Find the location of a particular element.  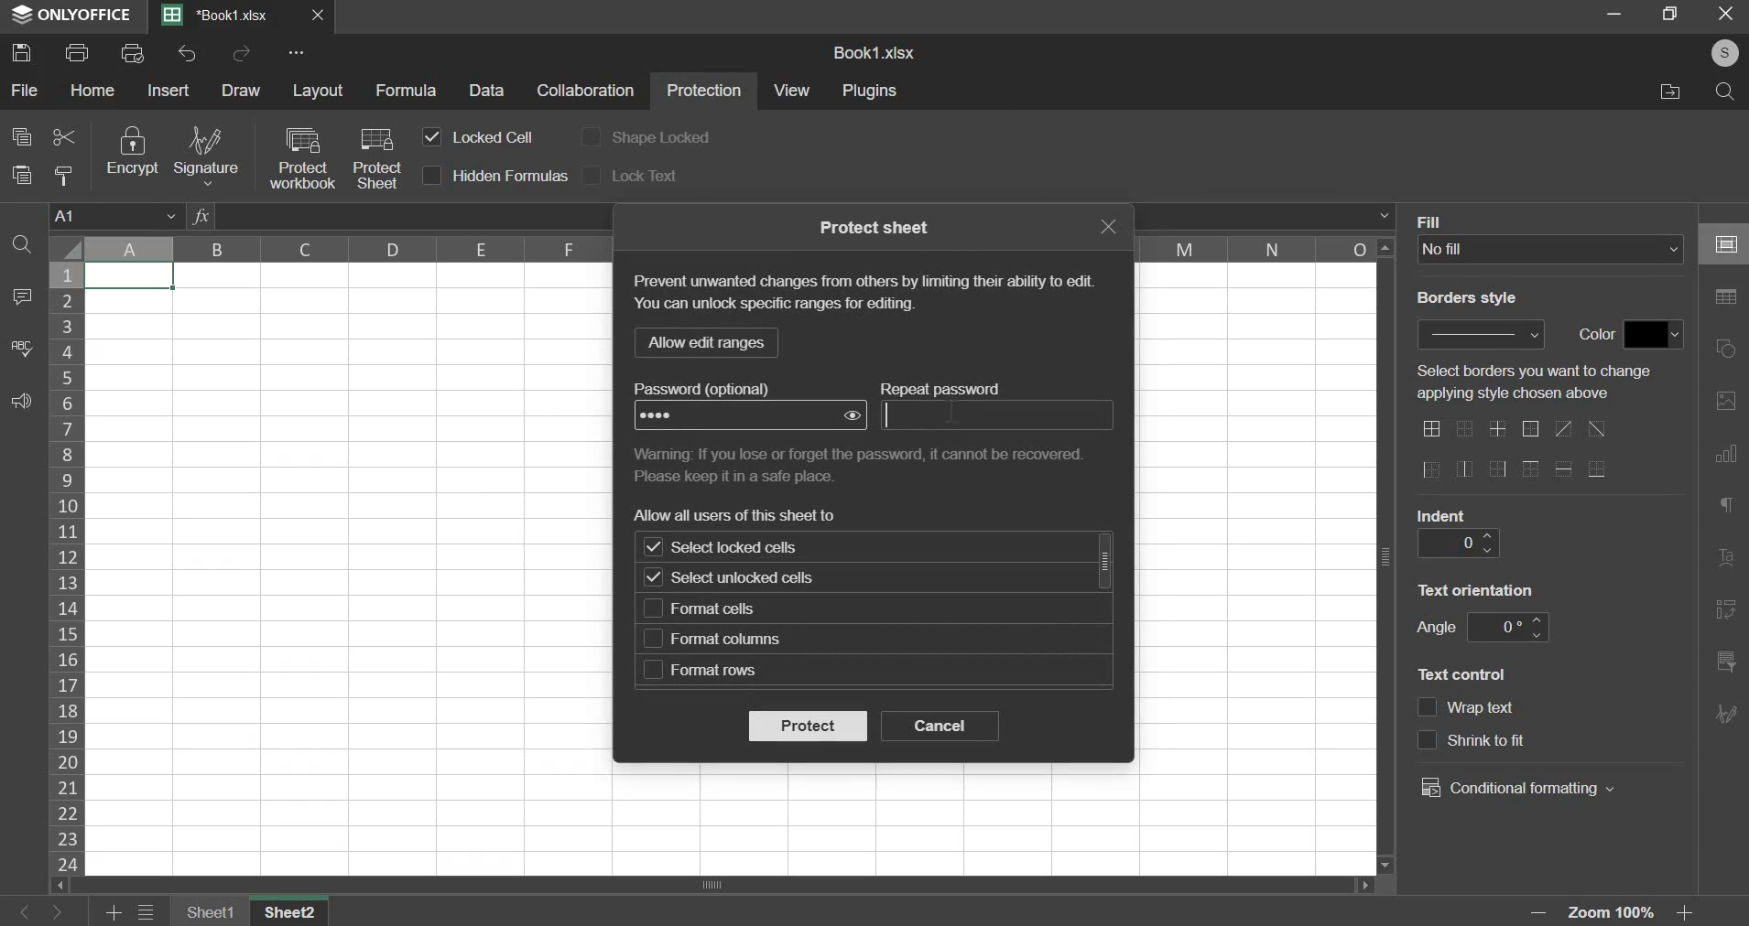

draw is located at coordinates (241, 90).